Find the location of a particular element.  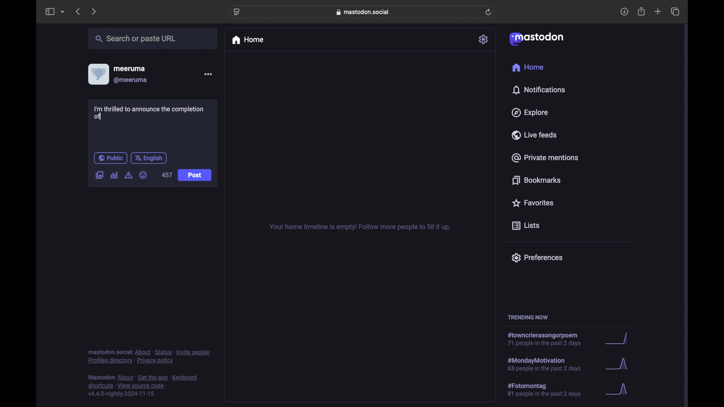

I'm thrilled to announce the completion of is located at coordinates (150, 113).